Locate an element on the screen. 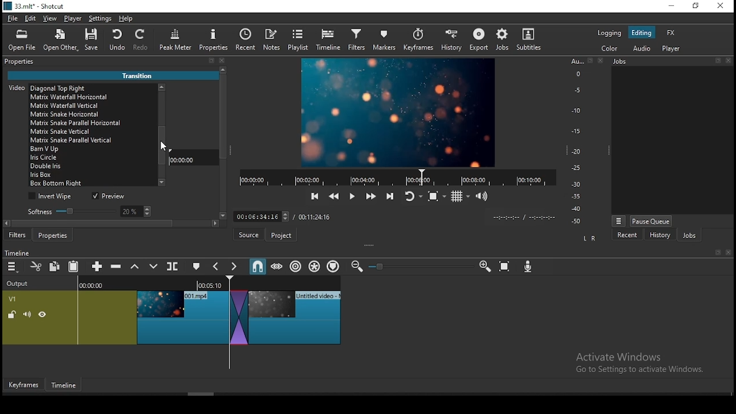  play/pause is located at coordinates (351, 198).